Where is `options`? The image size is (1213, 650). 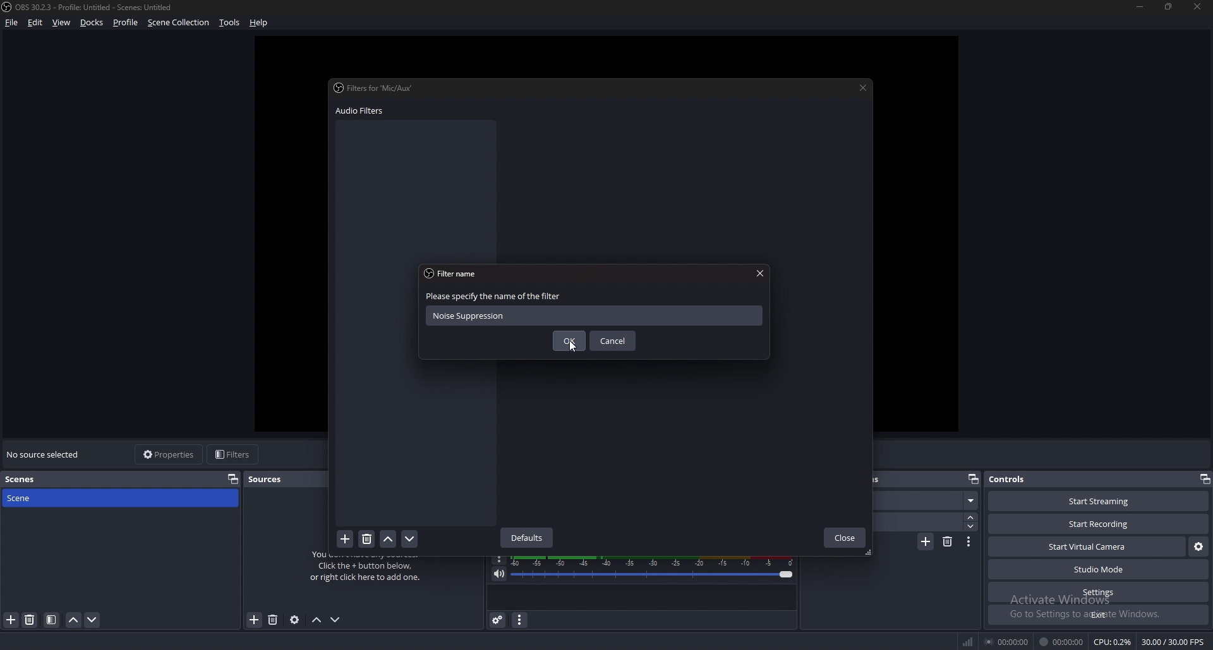 options is located at coordinates (500, 560).